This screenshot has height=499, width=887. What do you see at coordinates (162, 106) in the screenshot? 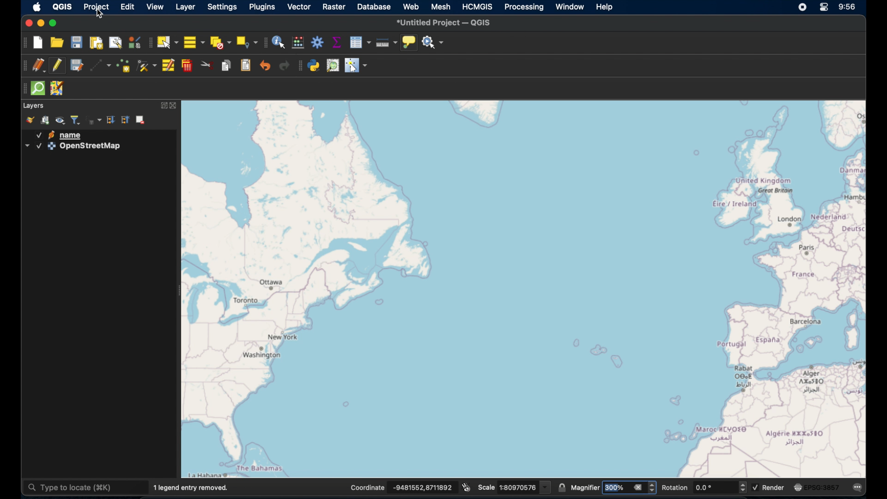
I see `expand` at bounding box center [162, 106].